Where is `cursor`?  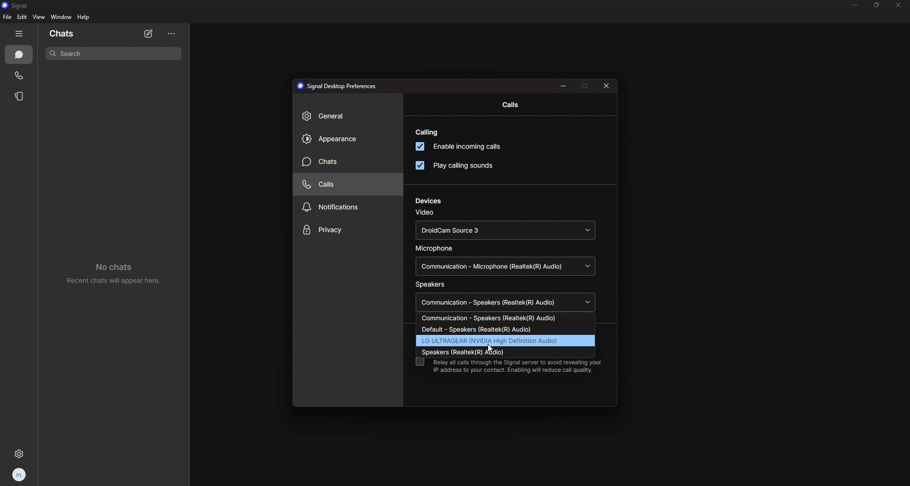
cursor is located at coordinates (489, 348).